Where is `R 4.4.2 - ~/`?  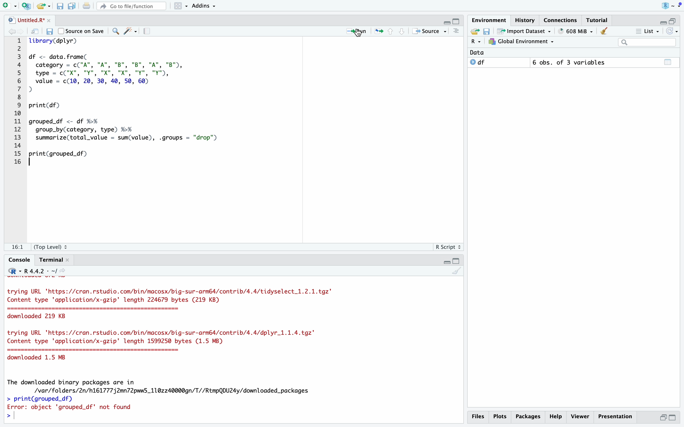
R 4.4.2 - ~/ is located at coordinates (37, 271).